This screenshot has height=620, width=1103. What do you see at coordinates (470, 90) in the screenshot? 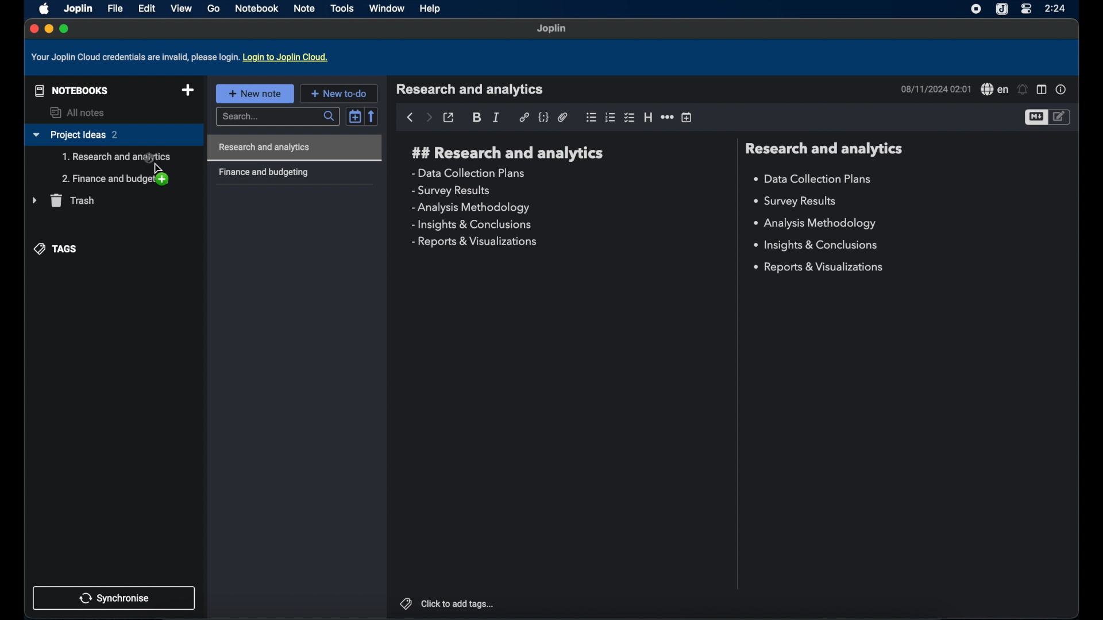
I see `research and analytics` at bounding box center [470, 90].